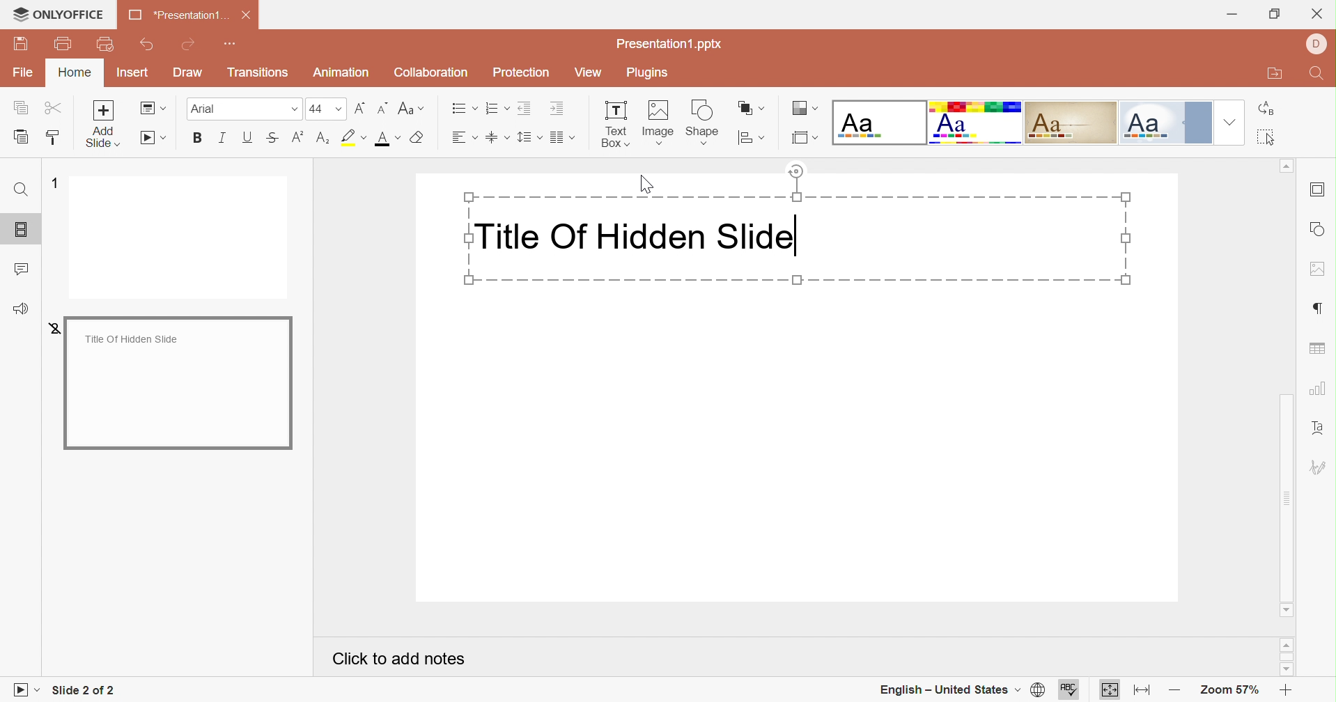 This screenshot has height=702, width=1336. I want to click on Chart settings, so click(1319, 392).